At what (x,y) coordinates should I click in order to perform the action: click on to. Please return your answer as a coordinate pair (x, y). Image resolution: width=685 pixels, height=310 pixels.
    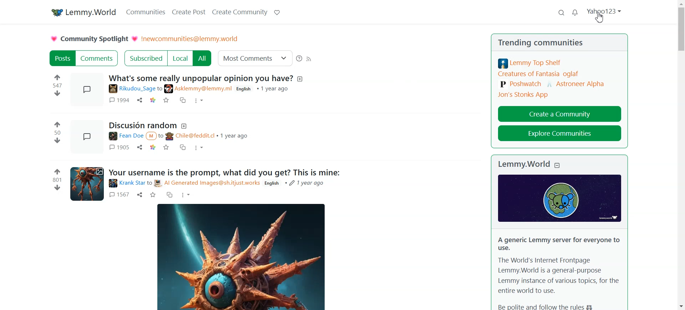
    Looking at the image, I should click on (160, 89).